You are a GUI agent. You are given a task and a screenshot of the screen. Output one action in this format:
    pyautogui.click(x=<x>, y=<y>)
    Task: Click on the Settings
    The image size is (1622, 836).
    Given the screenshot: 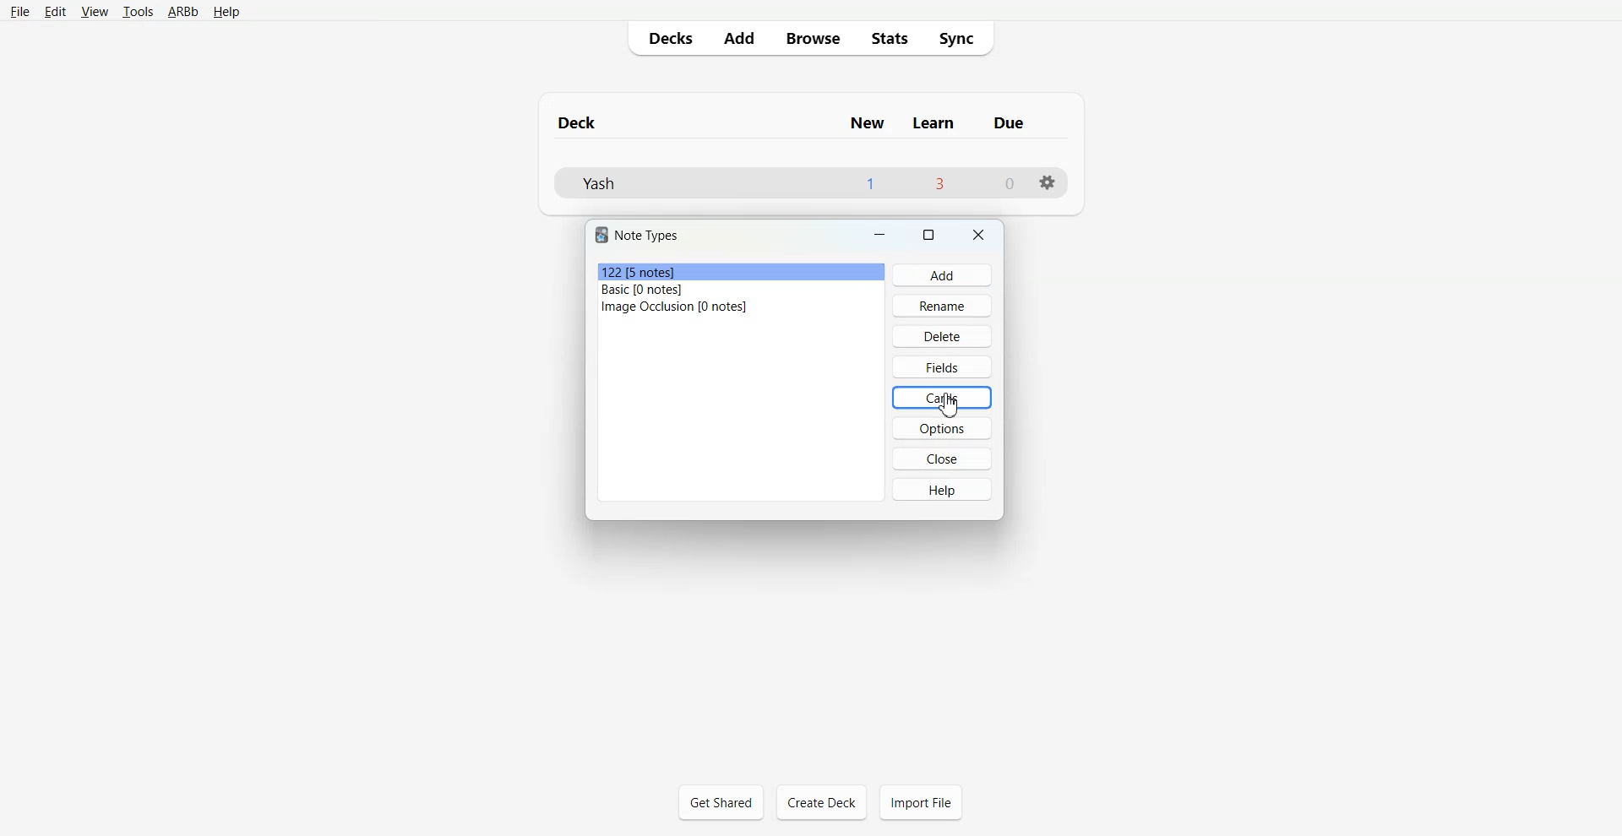 What is the action you would take?
    pyautogui.click(x=1047, y=182)
    